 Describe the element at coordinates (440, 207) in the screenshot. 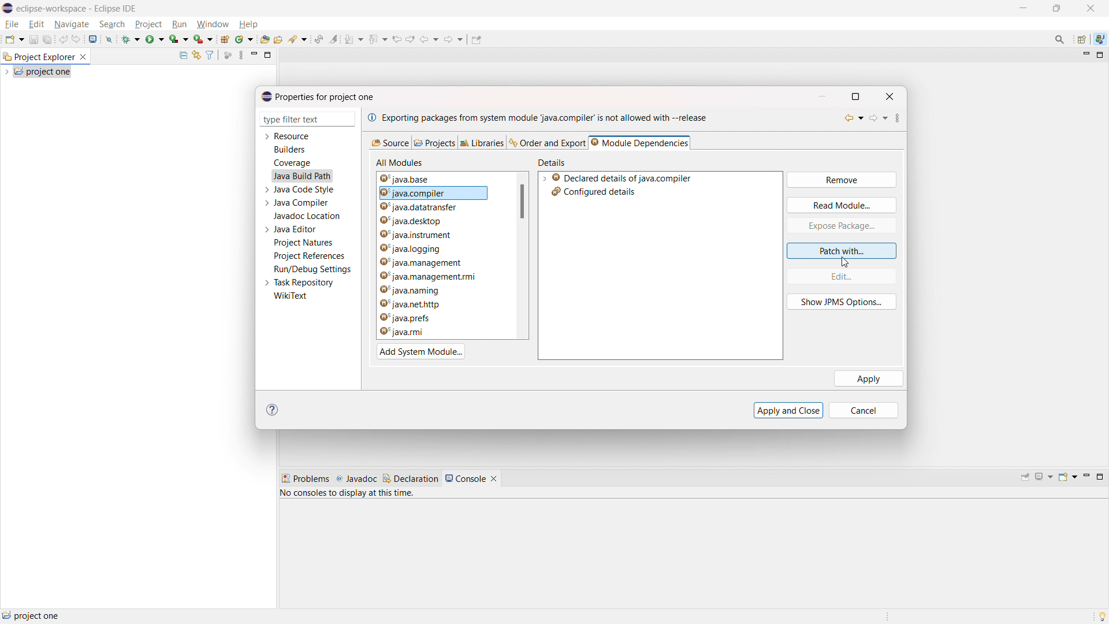

I see `java.datatransfer` at that location.